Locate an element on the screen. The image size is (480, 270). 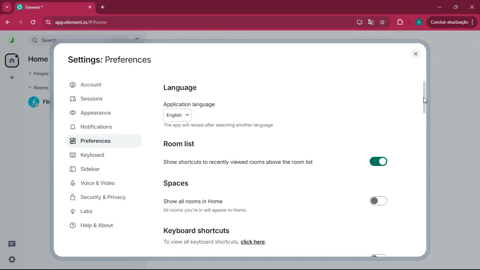
account is located at coordinates (97, 86).